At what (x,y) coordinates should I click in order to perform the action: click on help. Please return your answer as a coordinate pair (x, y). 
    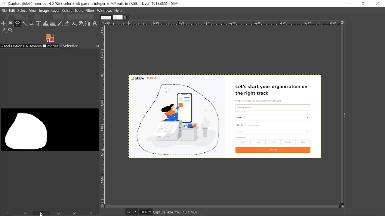
    Looking at the image, I should click on (119, 10).